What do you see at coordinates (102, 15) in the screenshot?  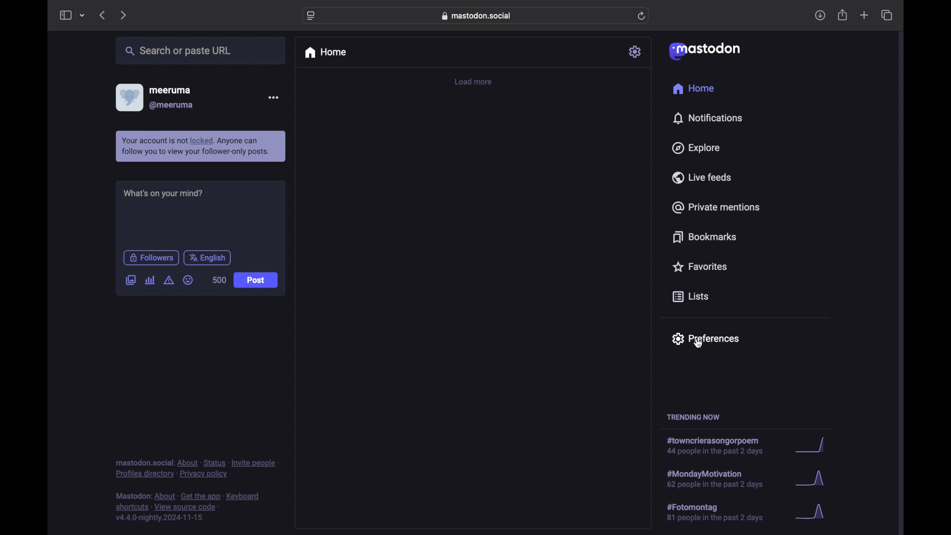 I see `previous` at bounding box center [102, 15].